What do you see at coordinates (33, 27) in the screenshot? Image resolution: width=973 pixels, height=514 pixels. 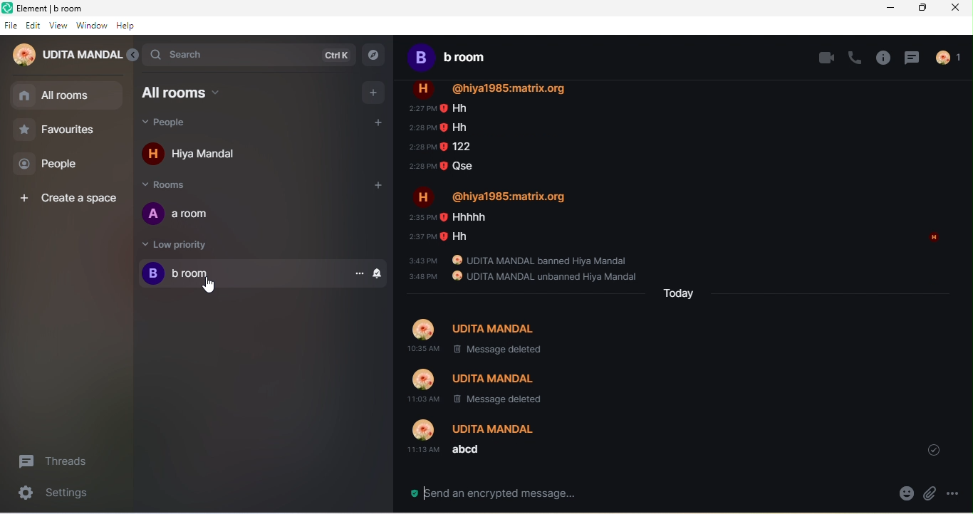 I see `edit` at bounding box center [33, 27].